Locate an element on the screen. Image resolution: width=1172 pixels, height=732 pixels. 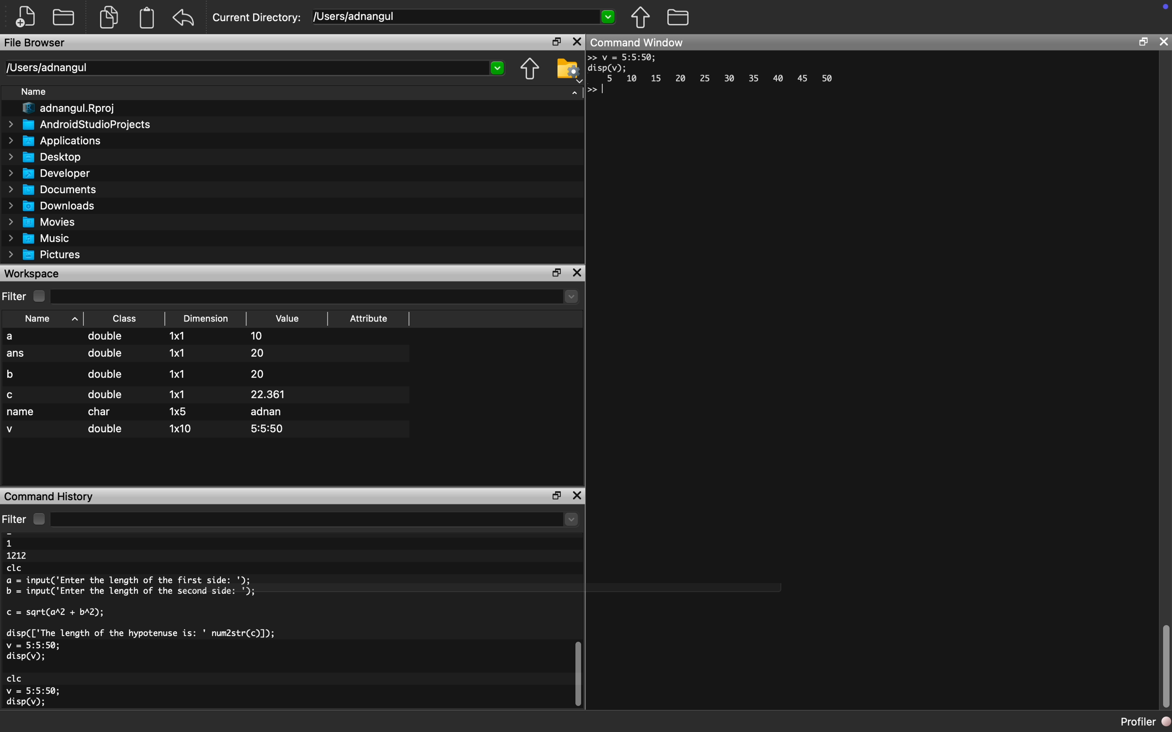
scroll bar is located at coordinates (1165, 666).